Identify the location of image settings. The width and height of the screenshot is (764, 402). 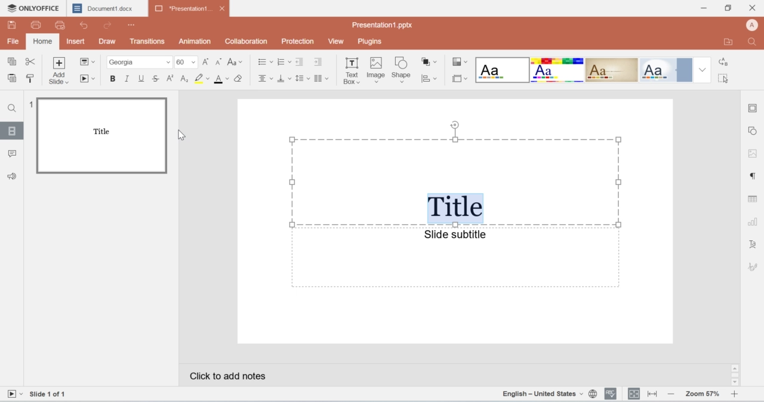
(751, 153).